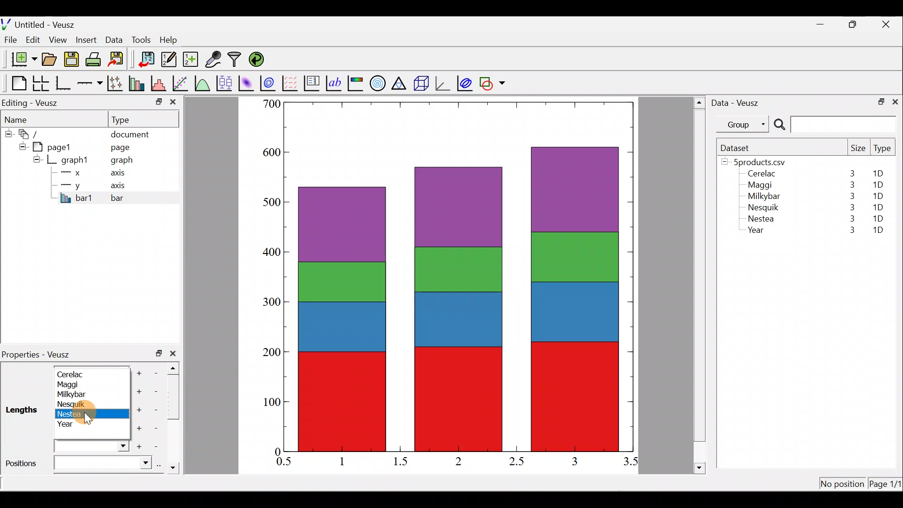 The width and height of the screenshot is (903, 508). Describe the element at coordinates (825, 24) in the screenshot. I see `minimize` at that location.